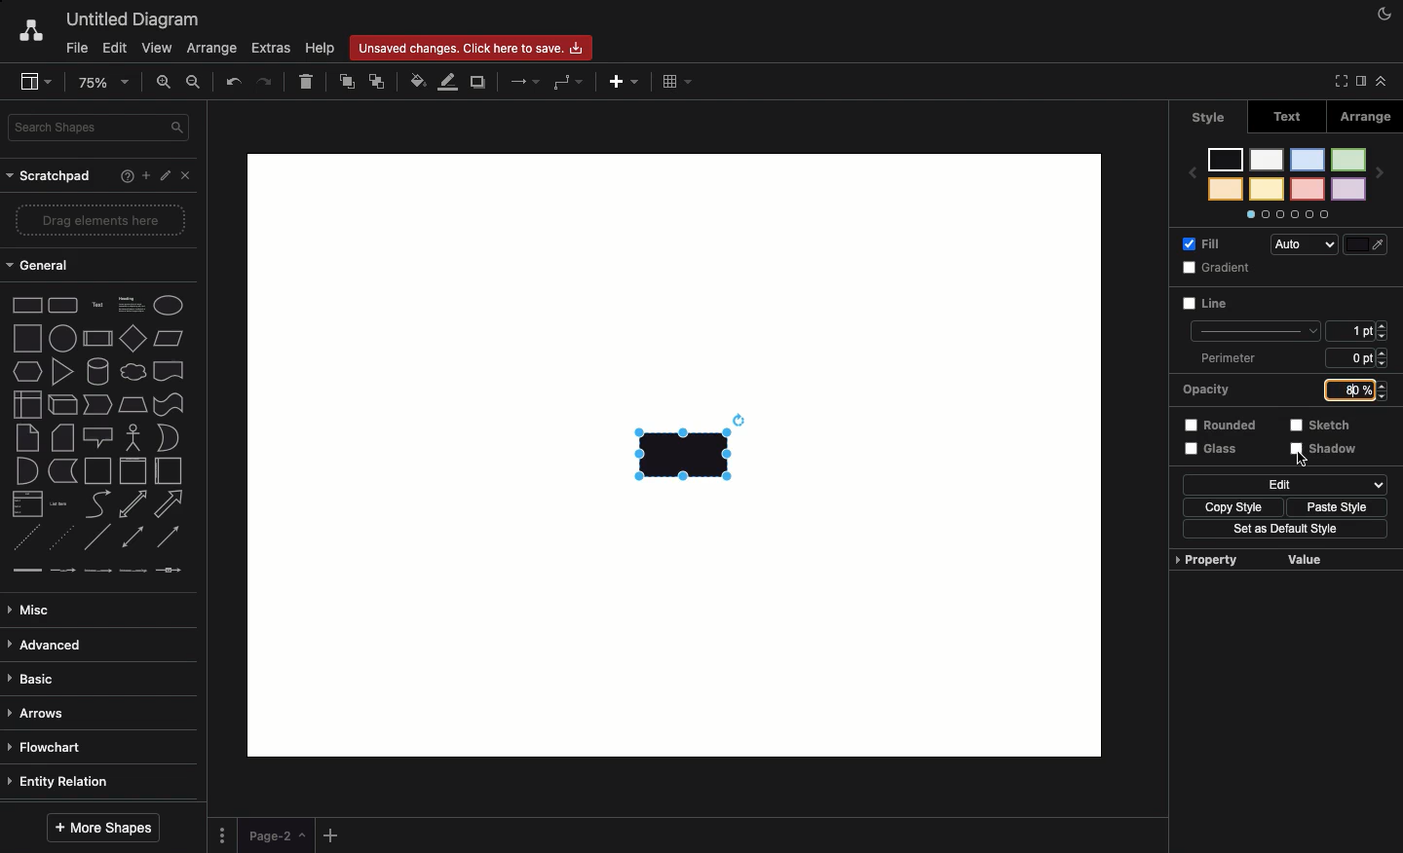 Image resolution: width=1403 pixels, height=853 pixels. I want to click on Fill, so click(1369, 243).